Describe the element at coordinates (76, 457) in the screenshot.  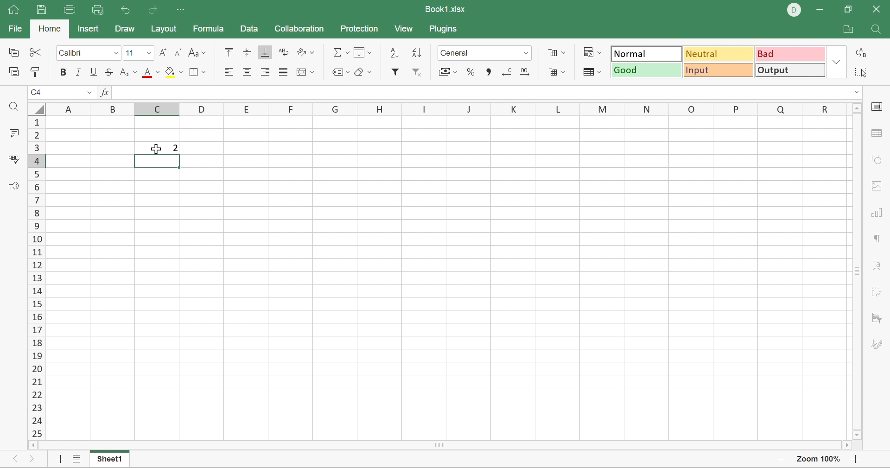
I see `List of sheets` at that location.